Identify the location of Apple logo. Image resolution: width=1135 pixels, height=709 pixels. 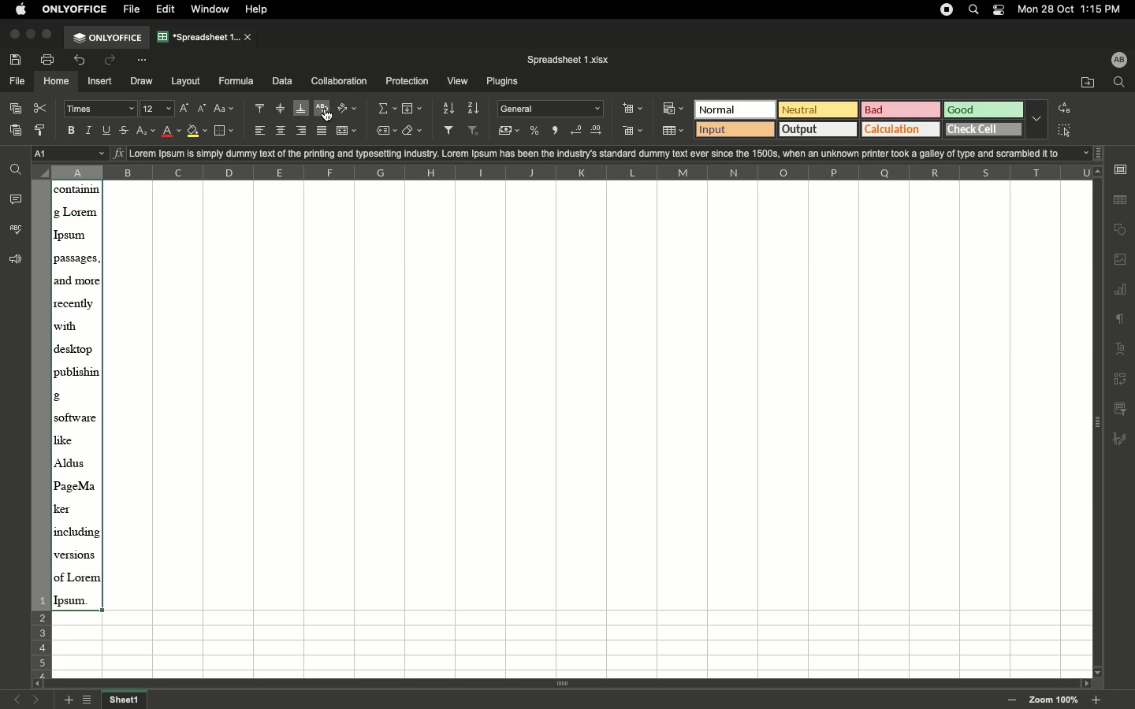
(22, 10).